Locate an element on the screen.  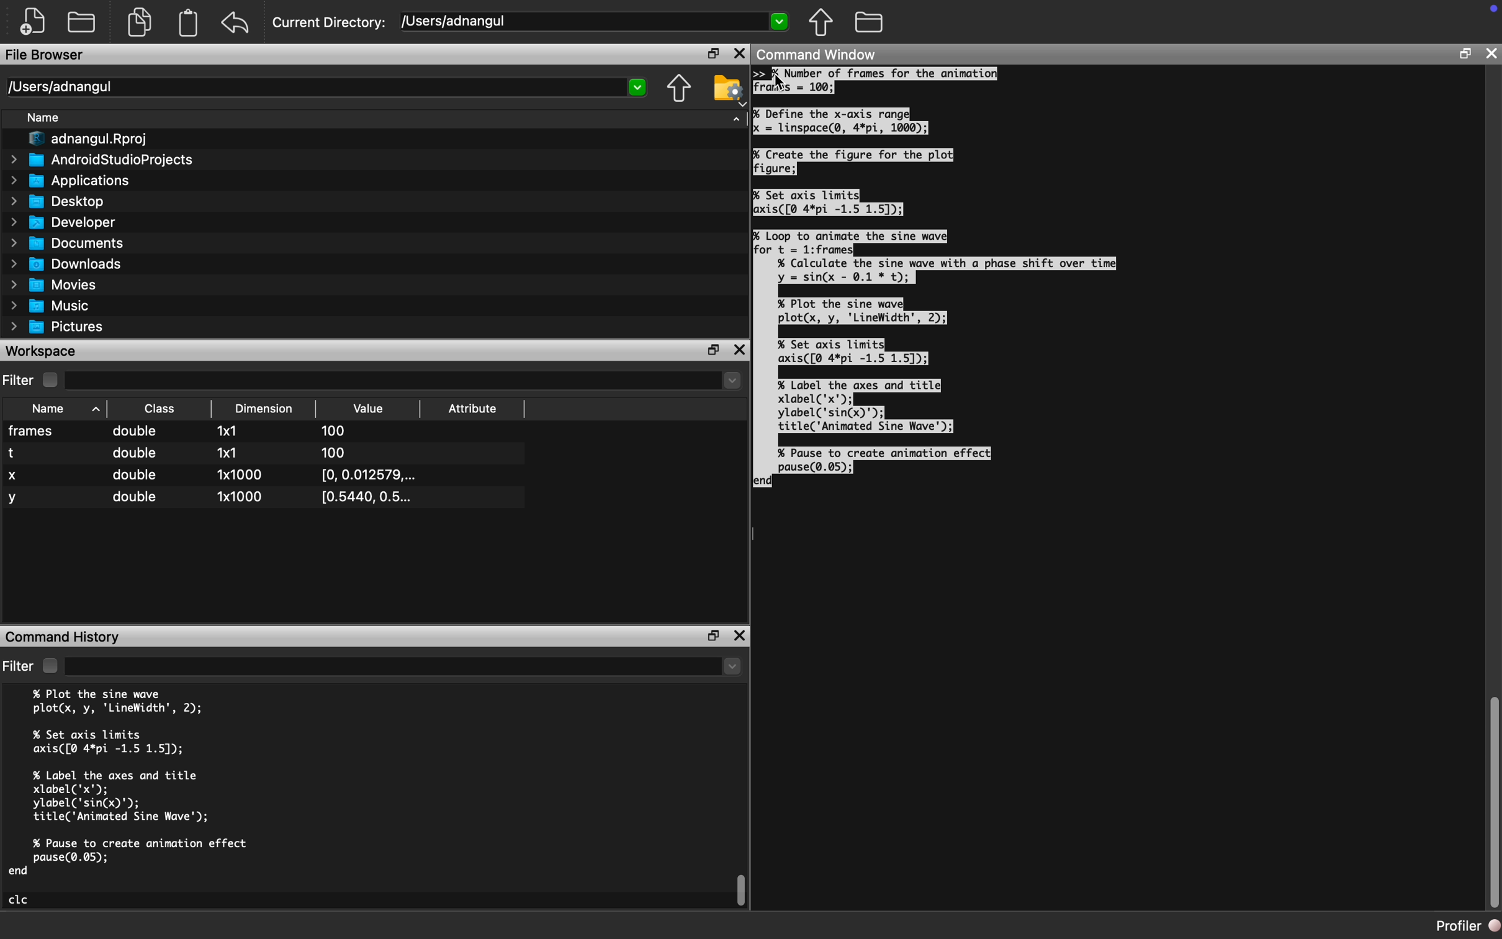
y double 1x1000 10.5440, 0.5... is located at coordinates (212, 499).